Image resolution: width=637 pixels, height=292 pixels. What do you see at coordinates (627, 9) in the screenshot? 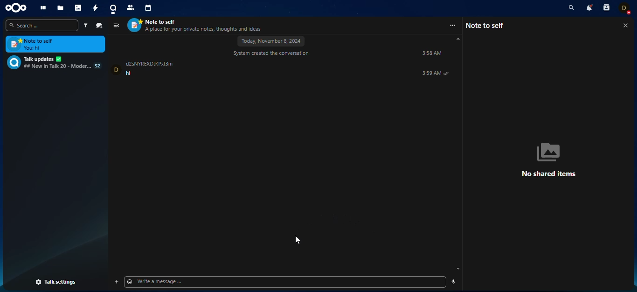
I see `account` at bounding box center [627, 9].